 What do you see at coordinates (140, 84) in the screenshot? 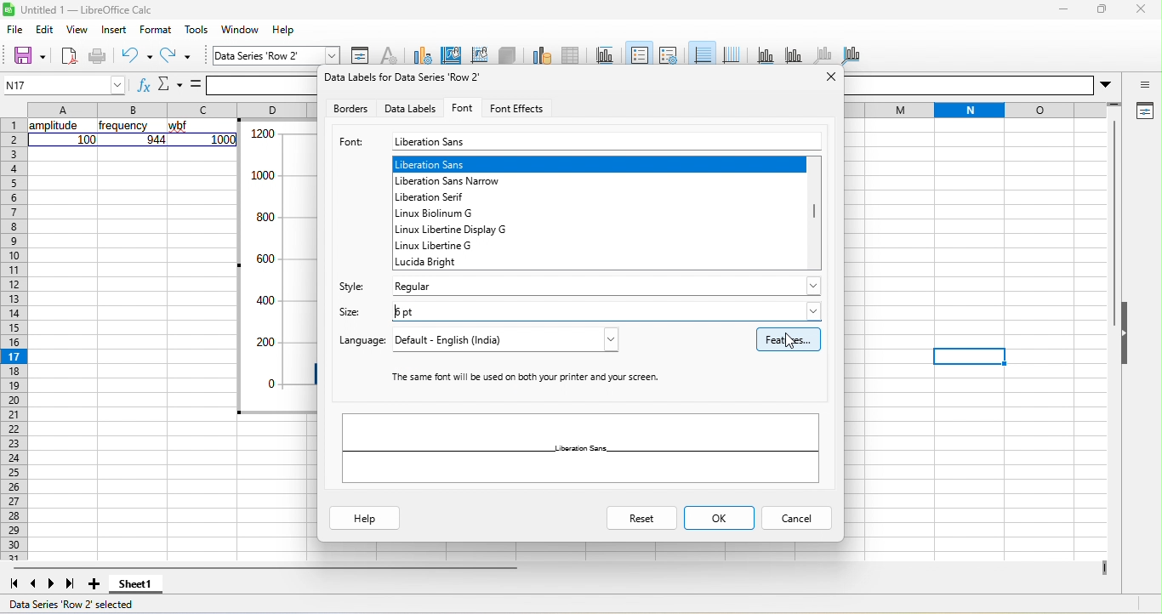
I see `function wizard` at bounding box center [140, 84].